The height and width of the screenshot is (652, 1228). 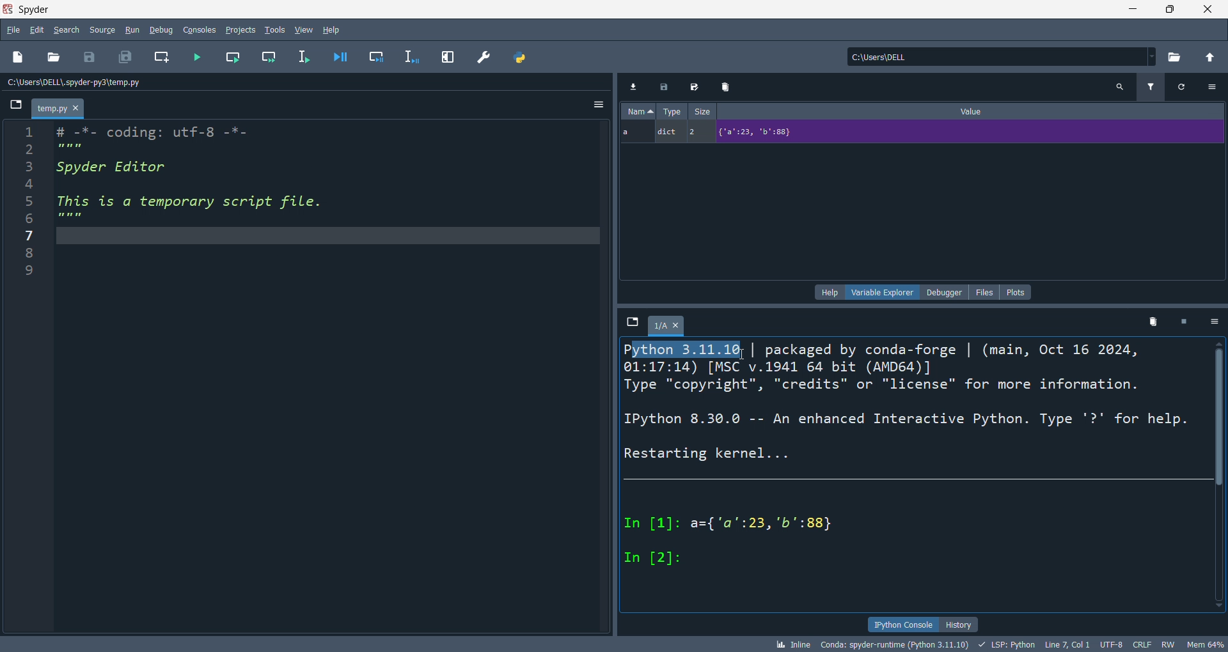 What do you see at coordinates (901, 624) in the screenshot?
I see `ipython console` at bounding box center [901, 624].